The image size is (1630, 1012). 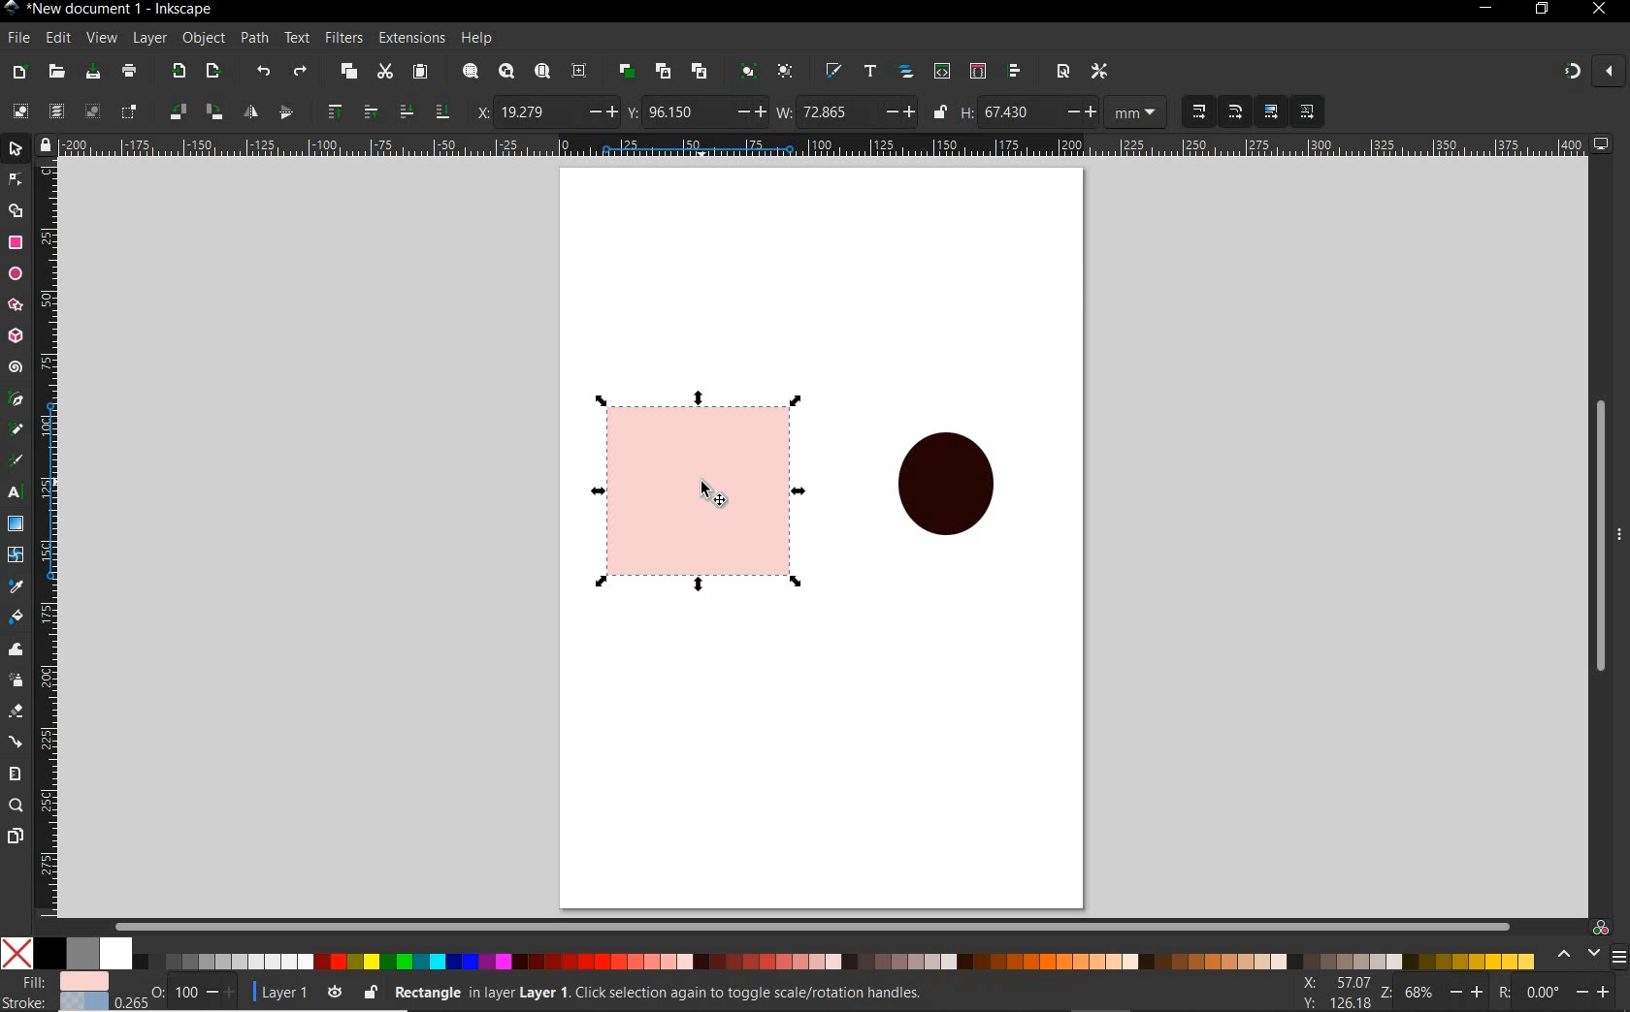 What do you see at coordinates (19, 111) in the screenshot?
I see `select all` at bounding box center [19, 111].